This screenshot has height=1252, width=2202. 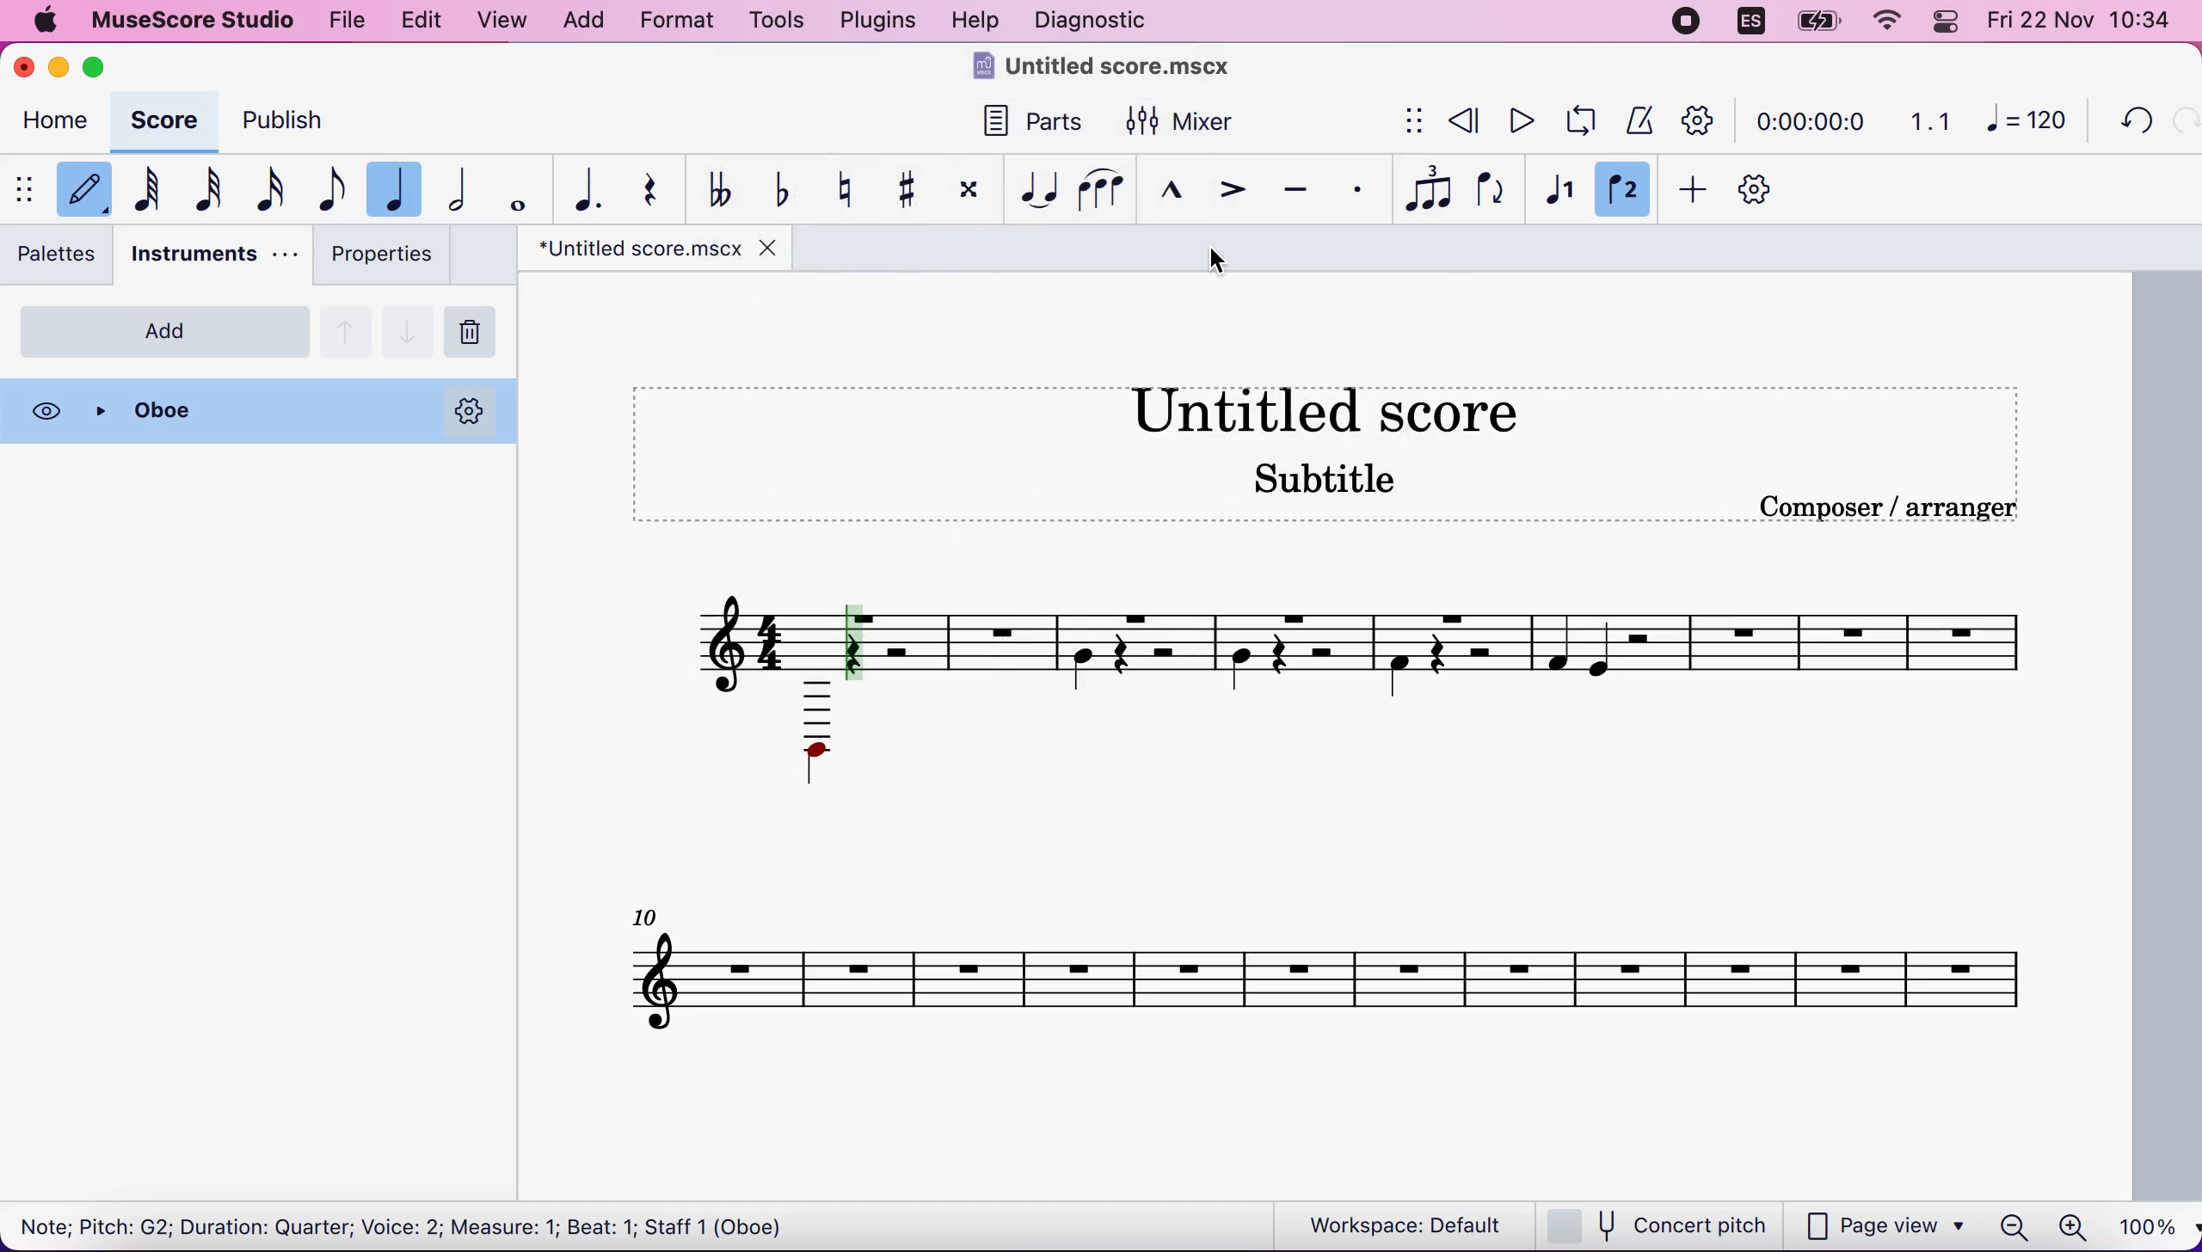 I want to click on language, so click(x=1746, y=22).